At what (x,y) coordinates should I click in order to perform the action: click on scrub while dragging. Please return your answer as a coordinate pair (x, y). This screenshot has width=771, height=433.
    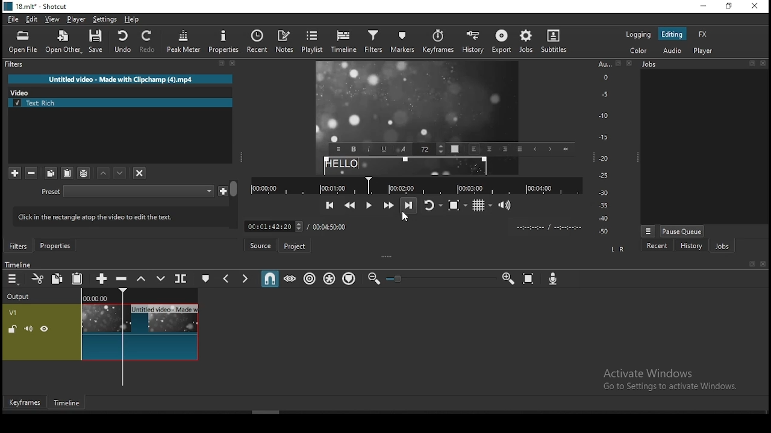
    Looking at the image, I should click on (290, 278).